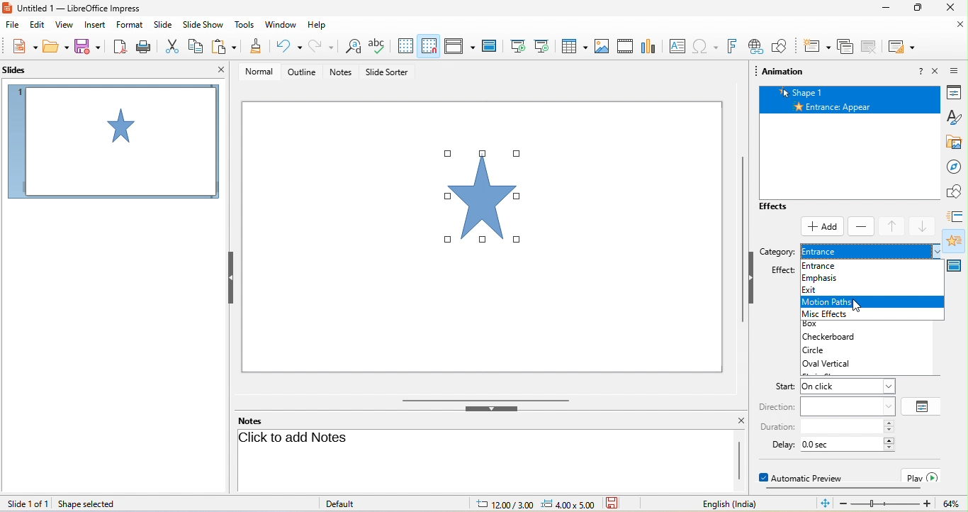  Describe the element at coordinates (28, 503) in the screenshot. I see `slide 1 of 1` at that location.